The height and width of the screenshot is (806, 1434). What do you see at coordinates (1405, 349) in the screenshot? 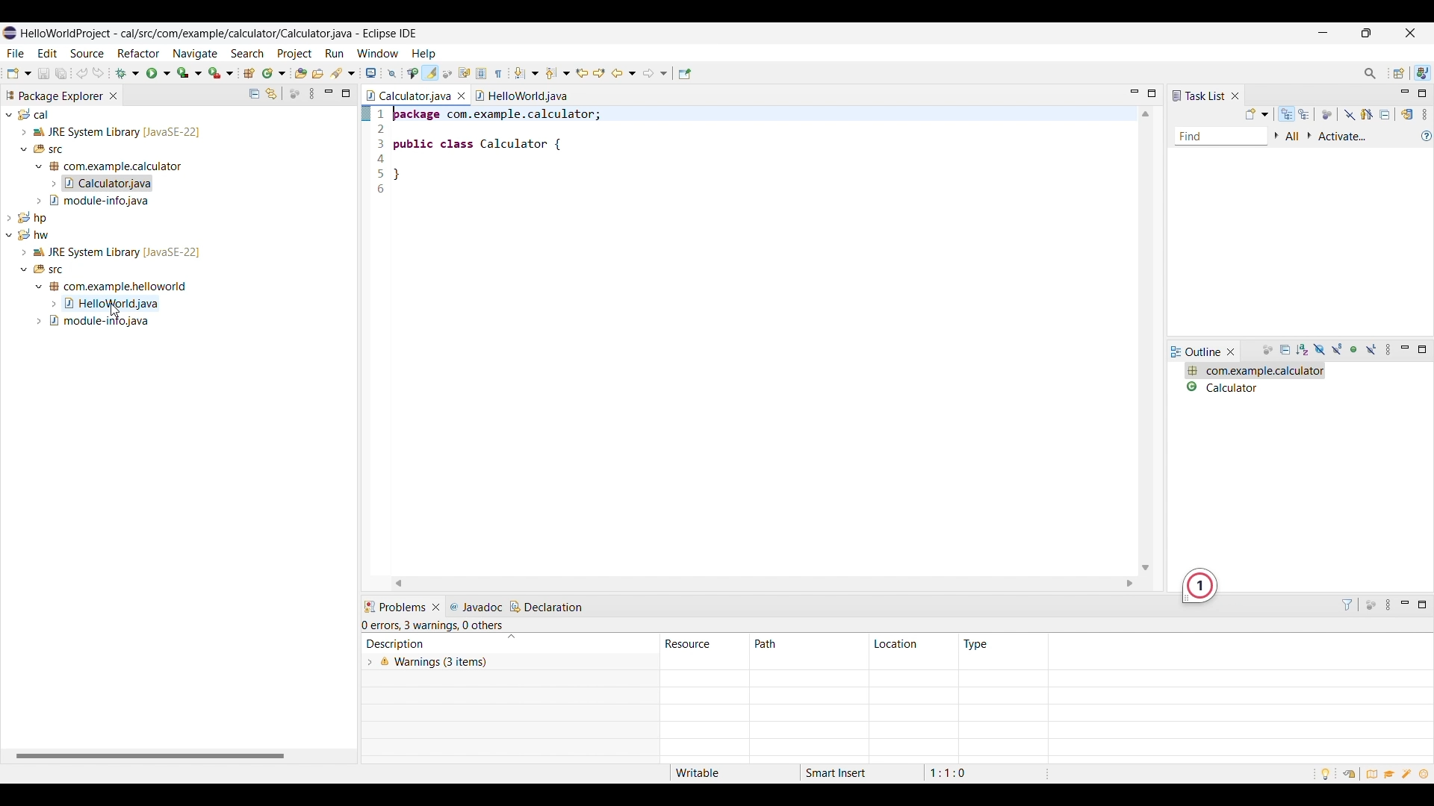
I see `Minimize` at bounding box center [1405, 349].